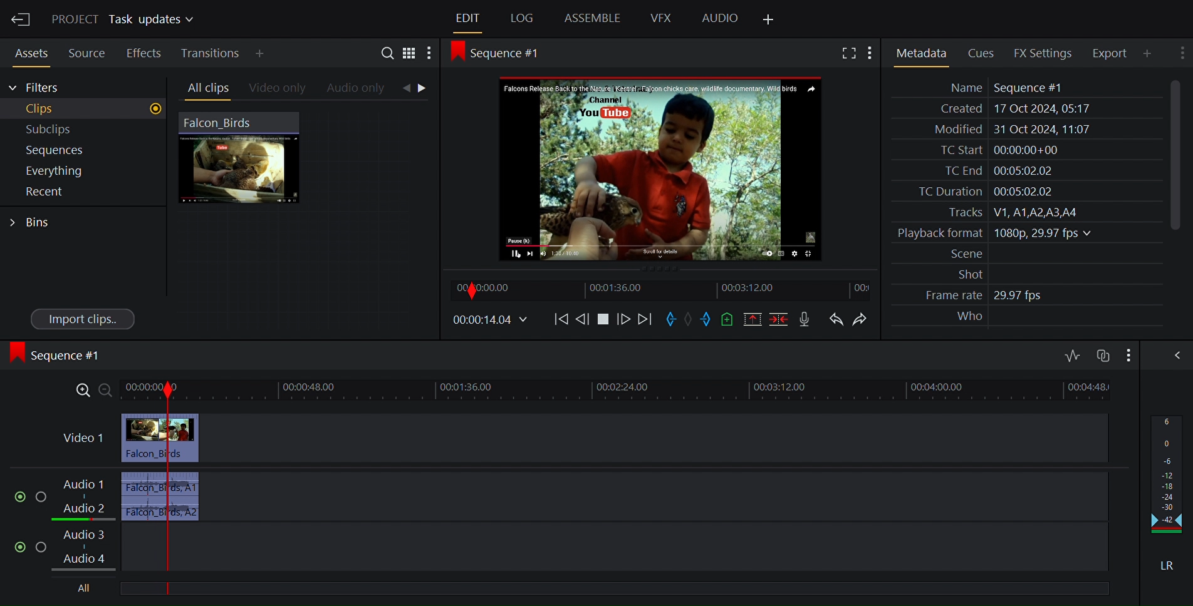 Image resolution: width=1193 pixels, height=606 pixels. Describe the element at coordinates (1172, 155) in the screenshot. I see `Vertical Scrollbar` at that location.